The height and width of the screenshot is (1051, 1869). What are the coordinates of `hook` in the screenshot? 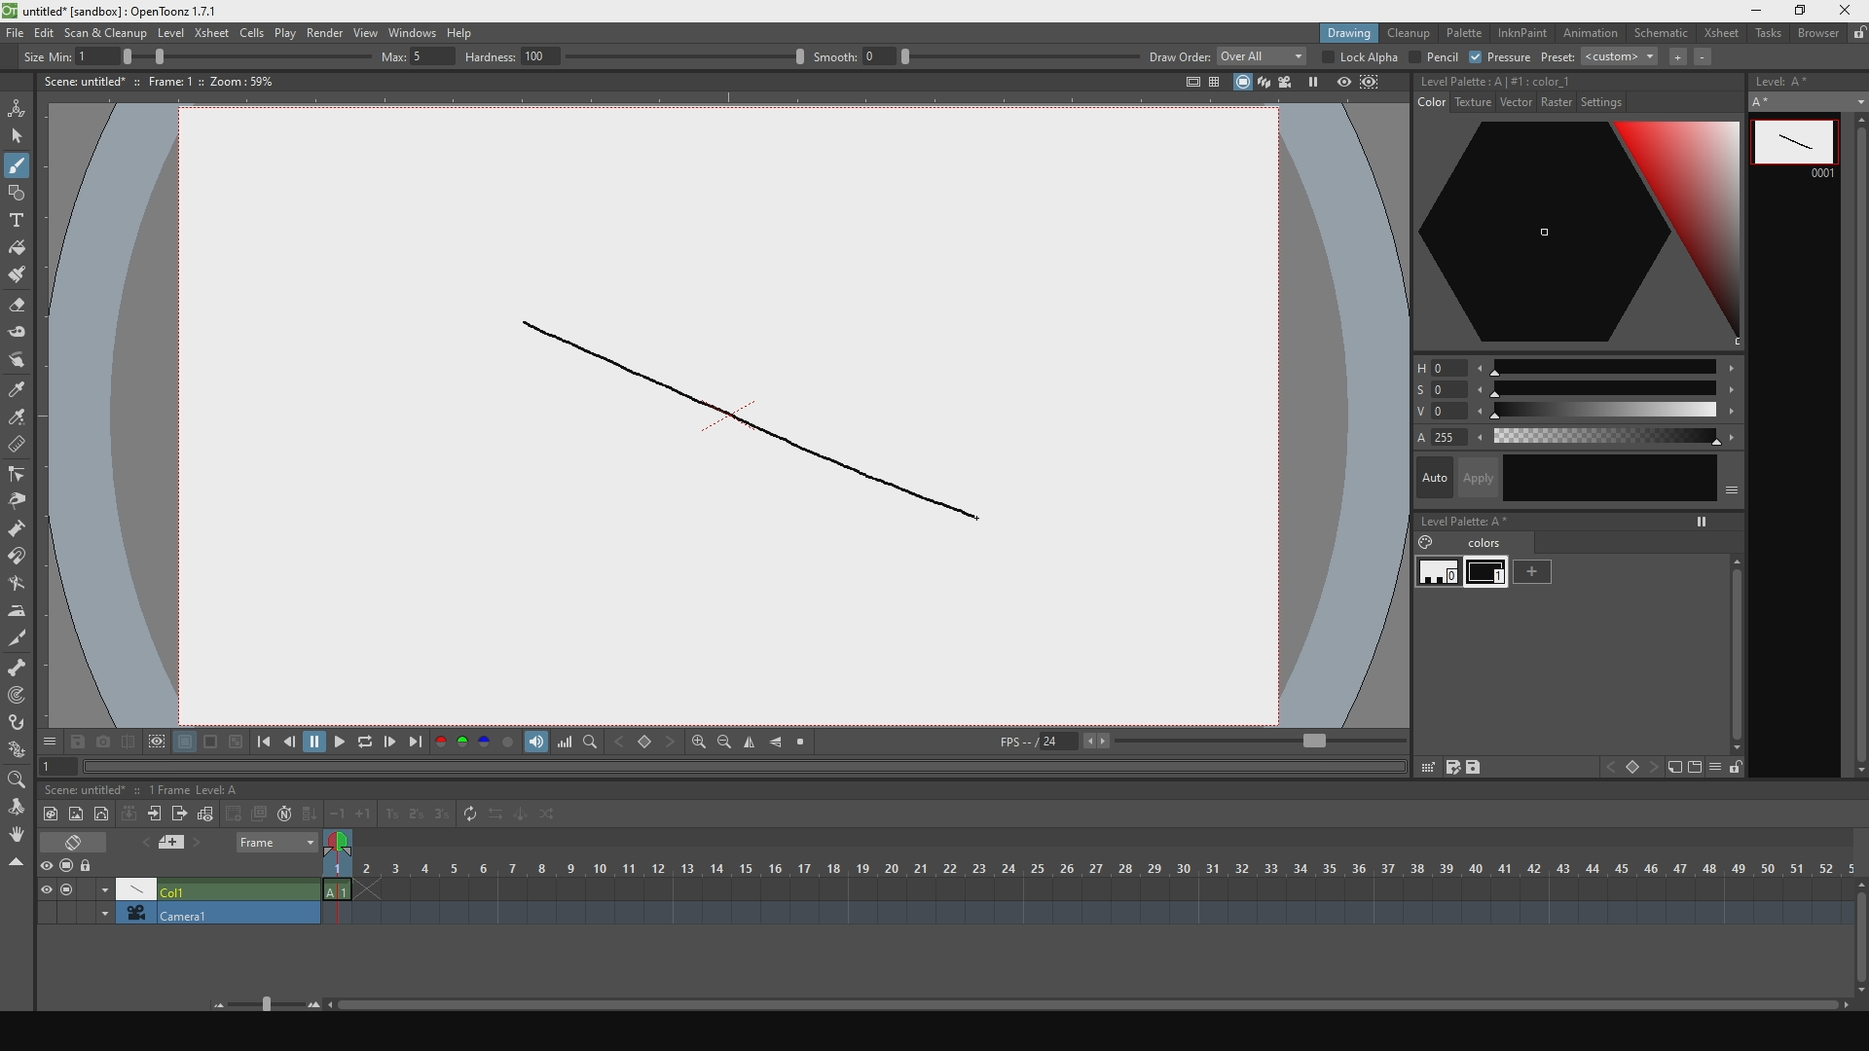 It's located at (18, 724).